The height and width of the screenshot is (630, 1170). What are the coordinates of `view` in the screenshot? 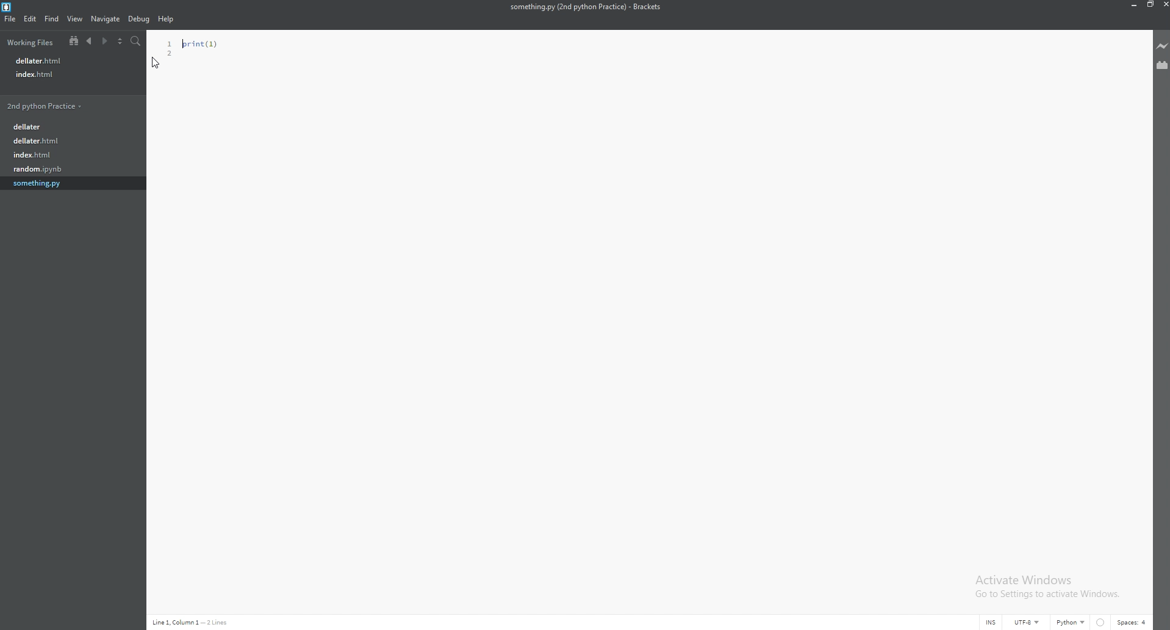 It's located at (76, 18).